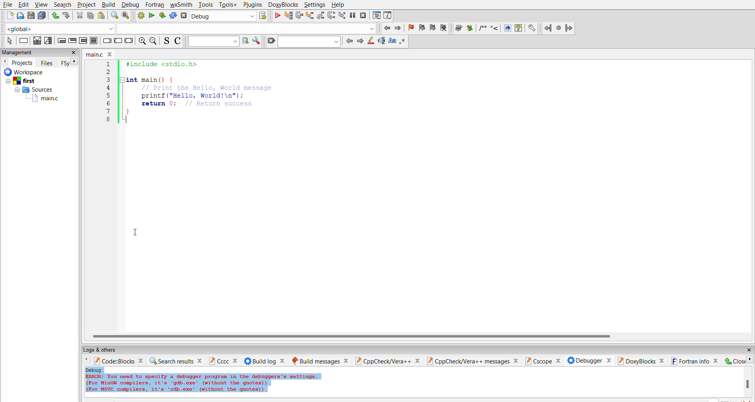 Image resolution: width=755 pixels, height=402 pixels. I want to click on save, so click(31, 17).